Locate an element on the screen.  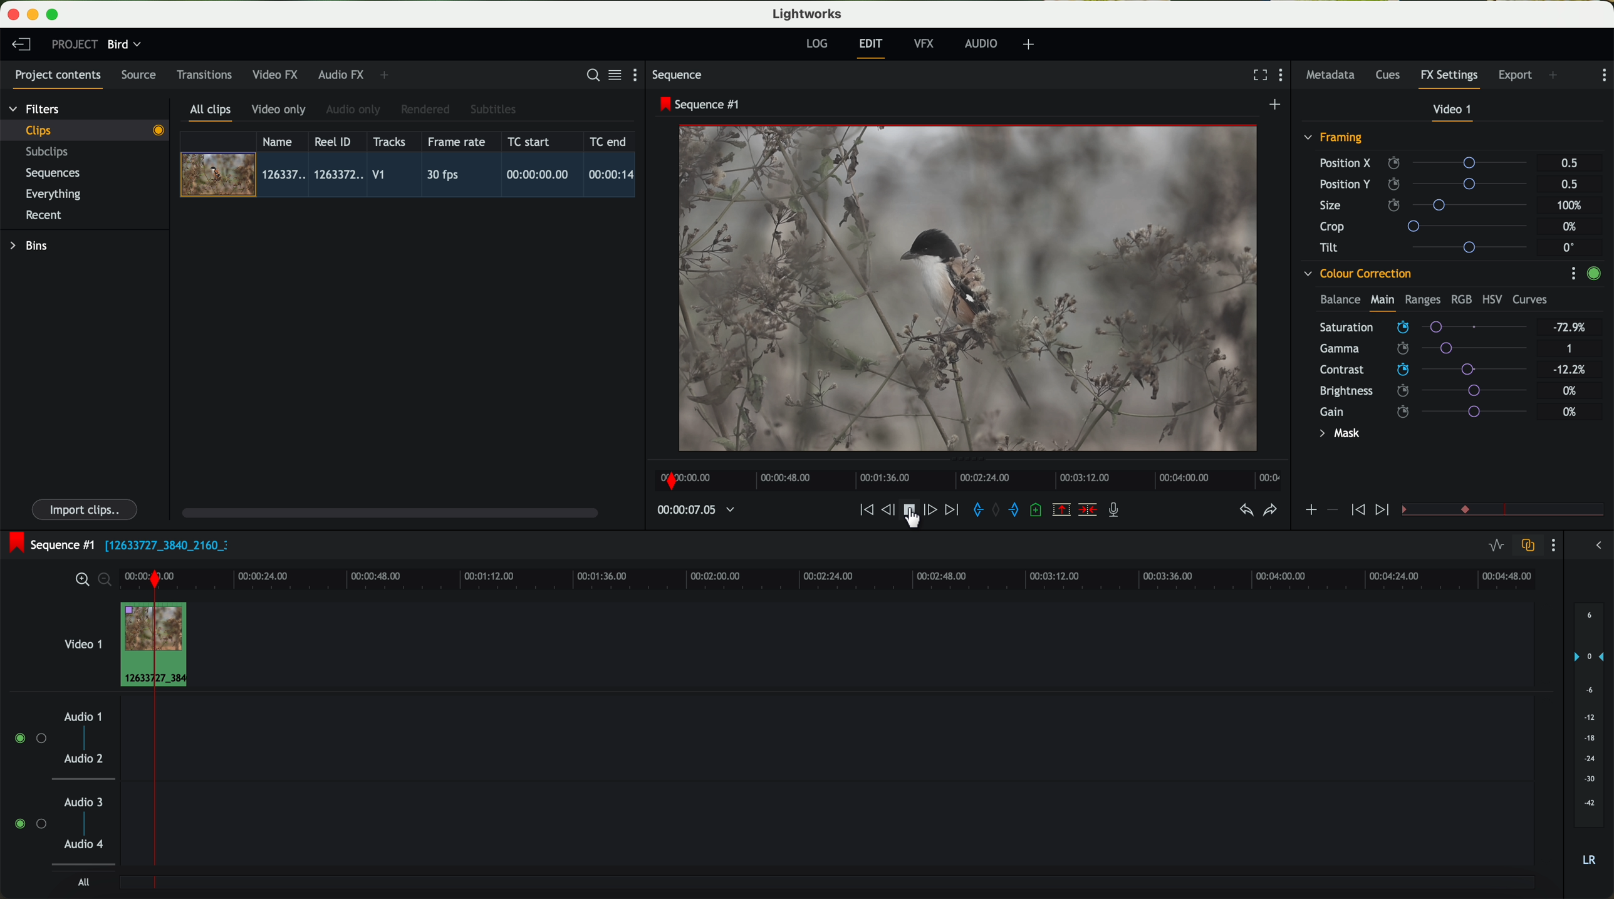
play is located at coordinates (909, 509).